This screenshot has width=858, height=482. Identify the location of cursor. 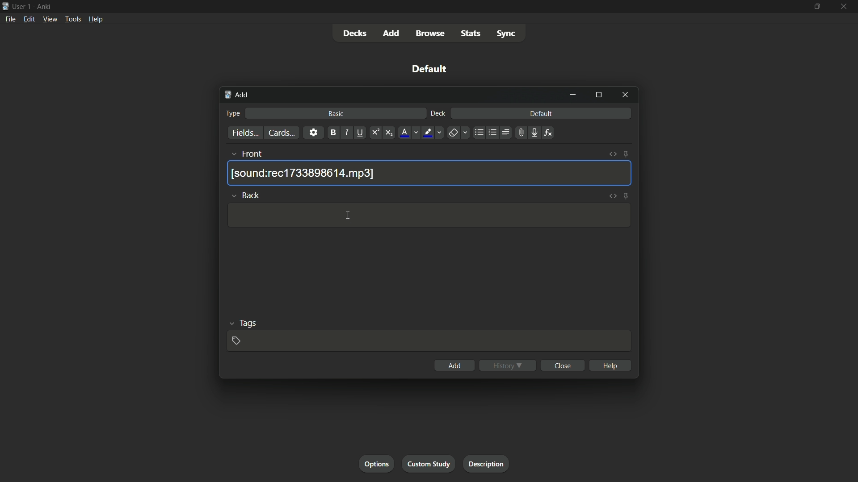
(347, 216).